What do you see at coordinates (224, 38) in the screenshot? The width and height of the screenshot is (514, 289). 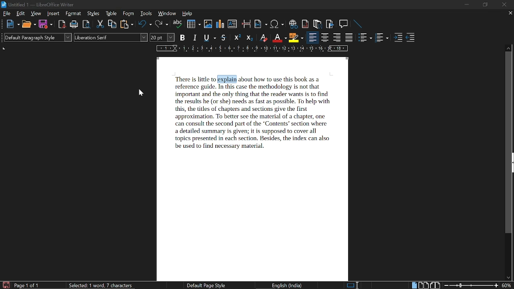 I see `strikethrough` at bounding box center [224, 38].